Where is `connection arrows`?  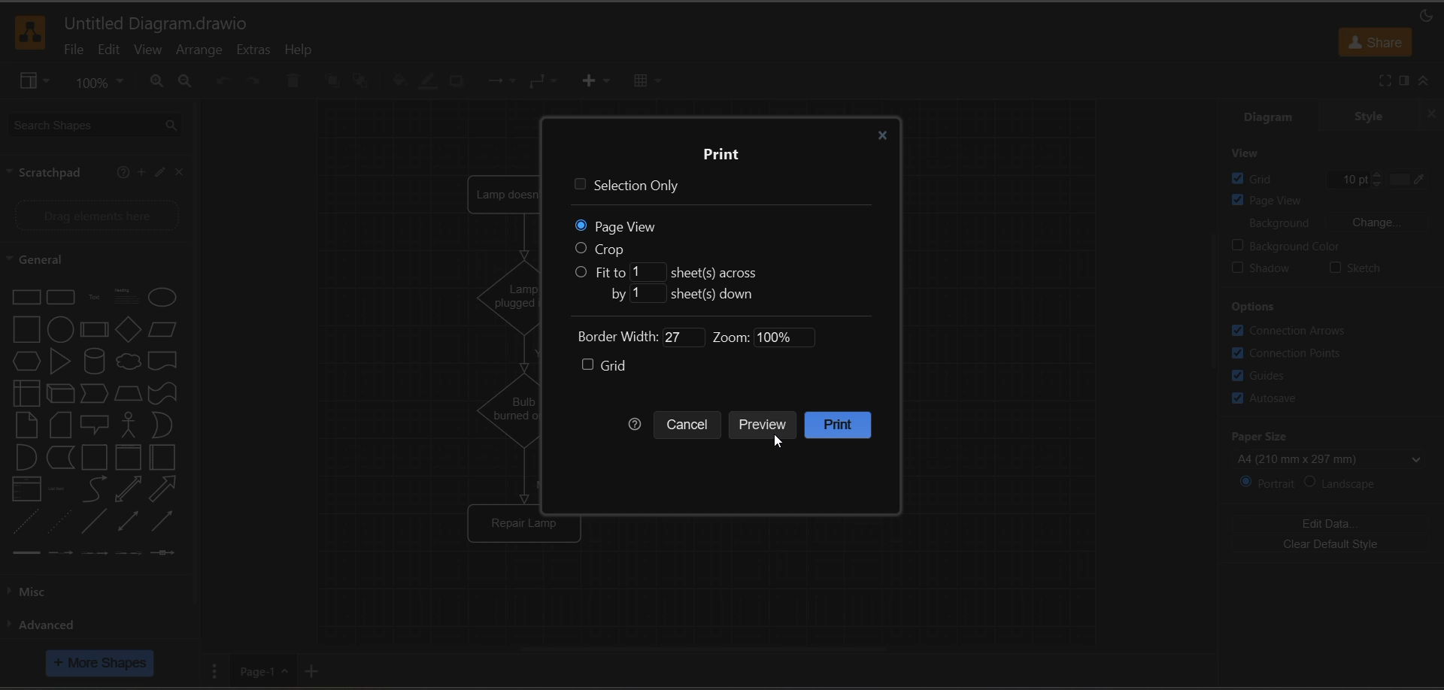 connection arrows is located at coordinates (1304, 330).